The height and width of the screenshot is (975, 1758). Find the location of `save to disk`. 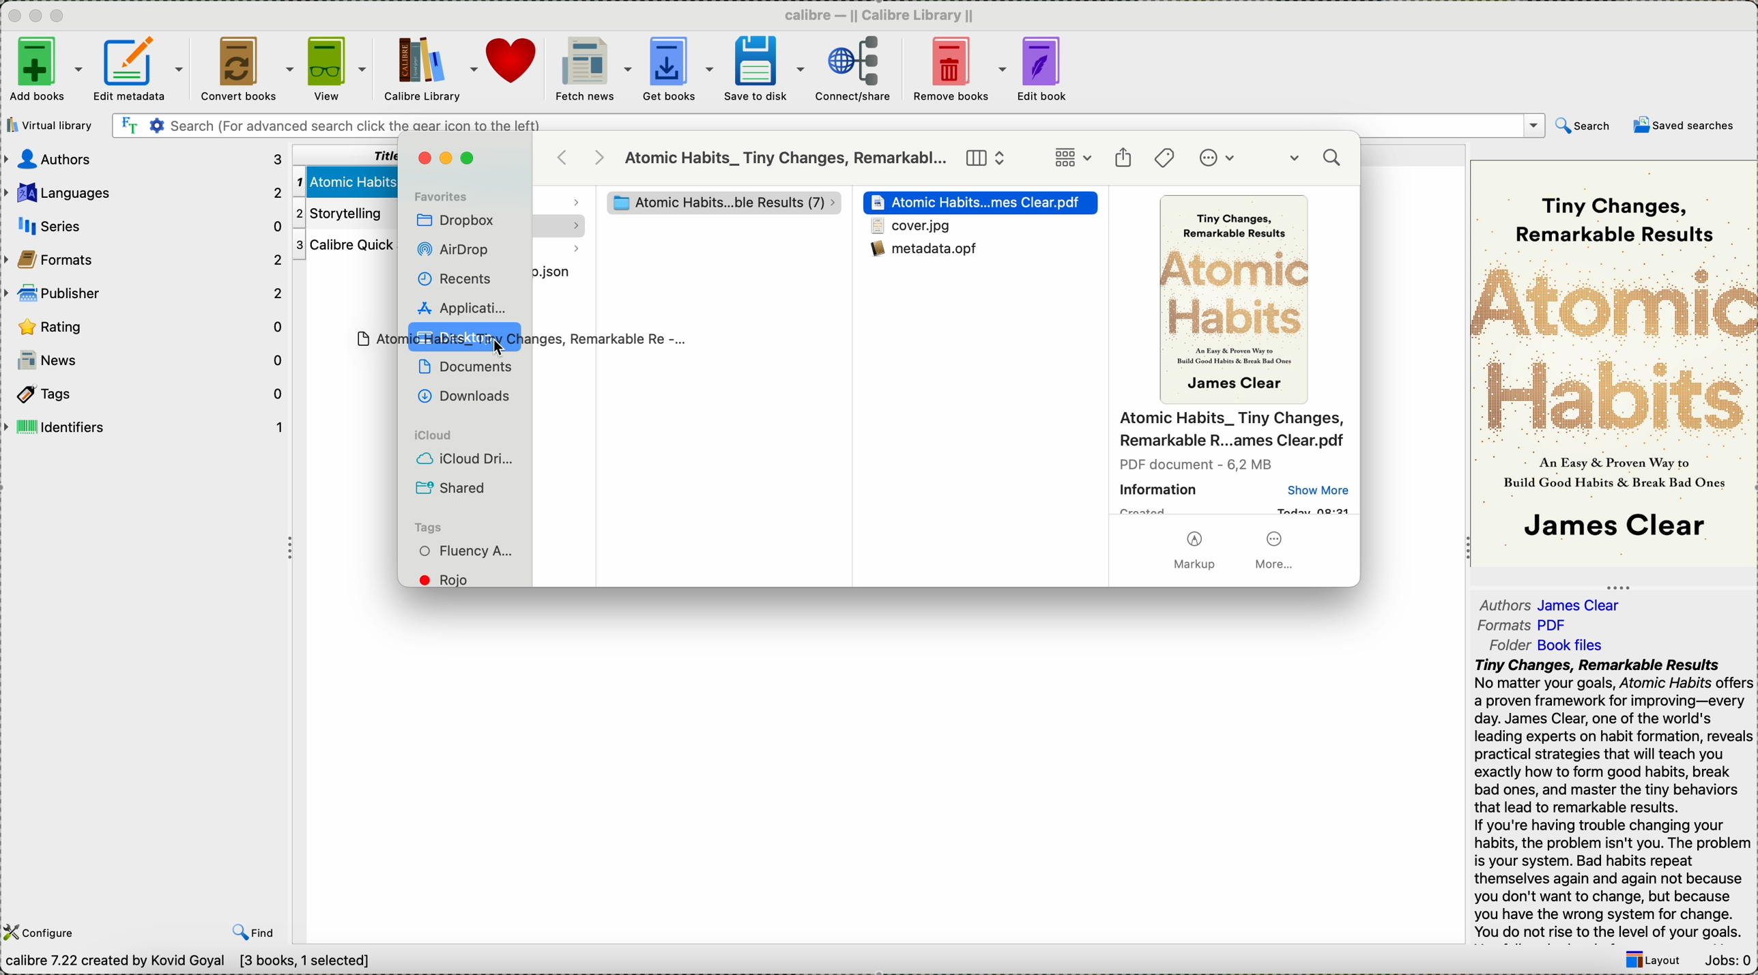

save to disk is located at coordinates (764, 69).